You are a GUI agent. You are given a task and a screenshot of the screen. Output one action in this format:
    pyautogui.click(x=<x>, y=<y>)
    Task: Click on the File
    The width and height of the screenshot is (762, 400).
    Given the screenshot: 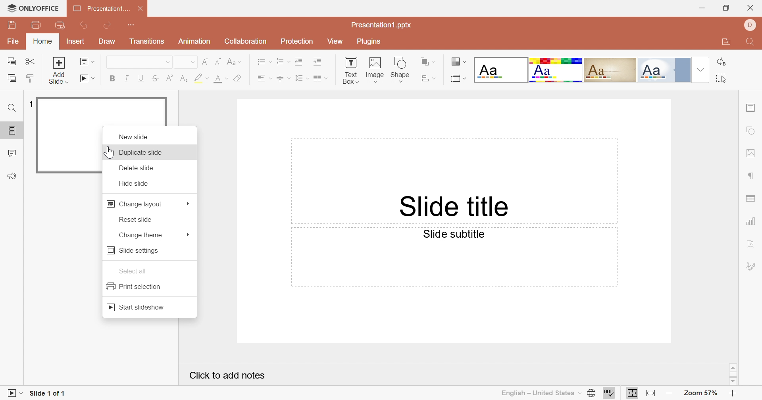 What is the action you would take?
    pyautogui.click(x=12, y=42)
    